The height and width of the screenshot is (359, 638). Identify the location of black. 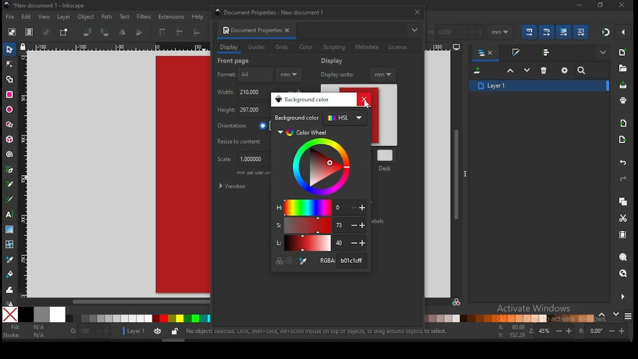
(26, 315).